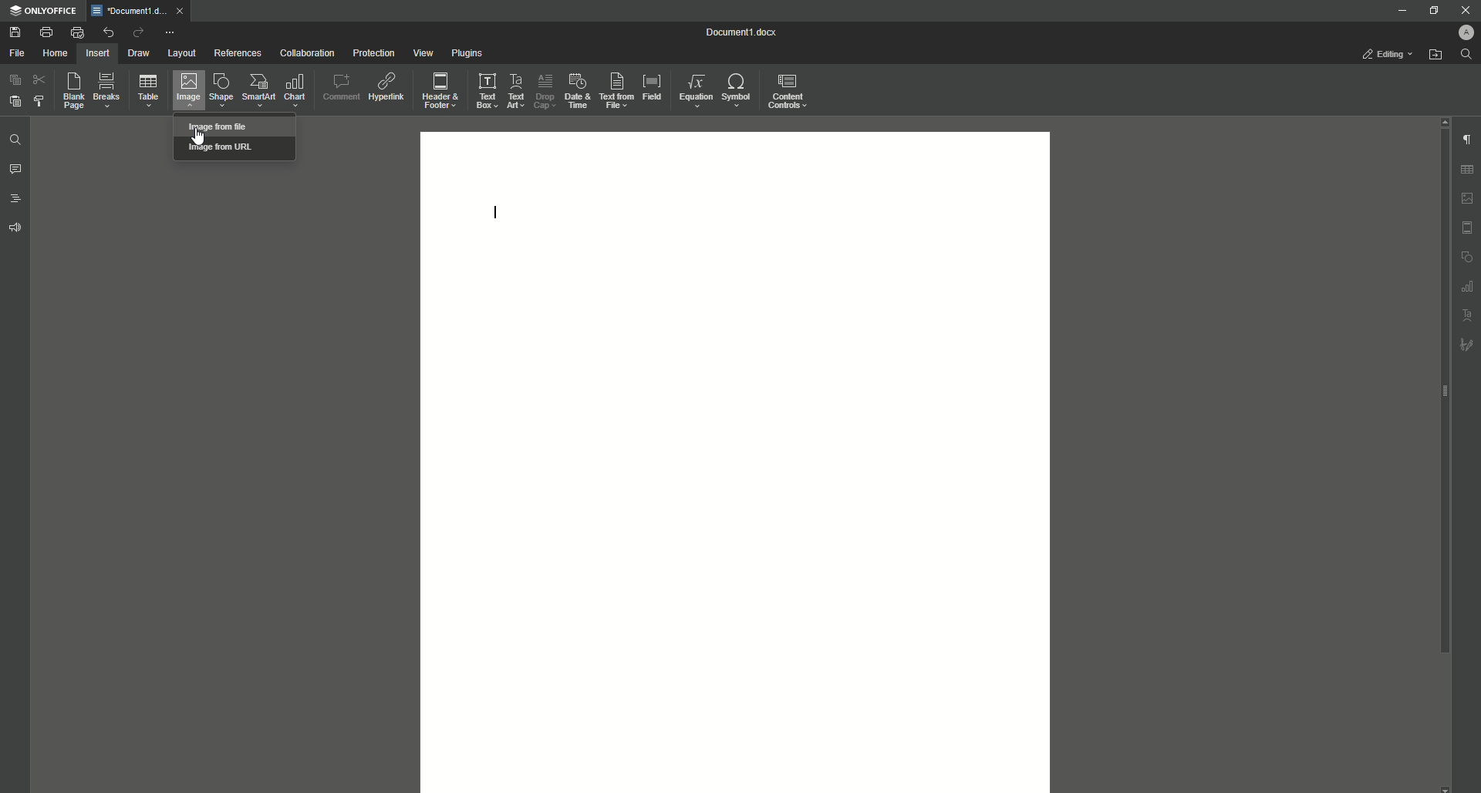 The image size is (1481, 793). What do you see at coordinates (1467, 344) in the screenshot?
I see `Signature Settings` at bounding box center [1467, 344].